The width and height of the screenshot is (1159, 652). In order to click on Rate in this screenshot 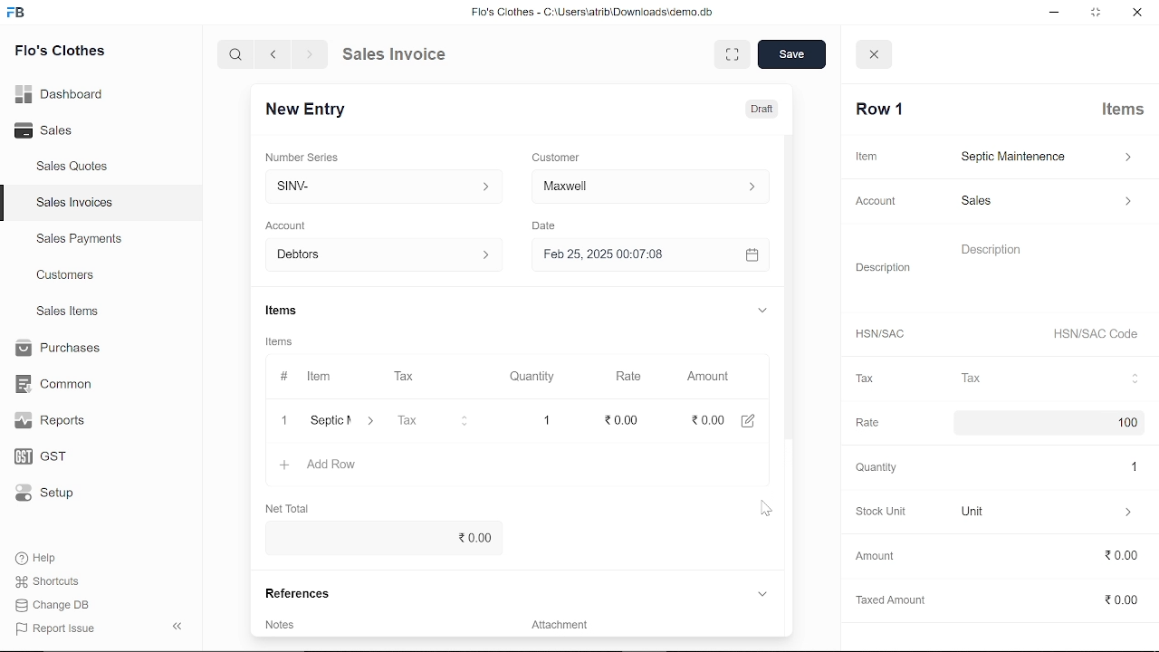, I will do `click(864, 420)`.